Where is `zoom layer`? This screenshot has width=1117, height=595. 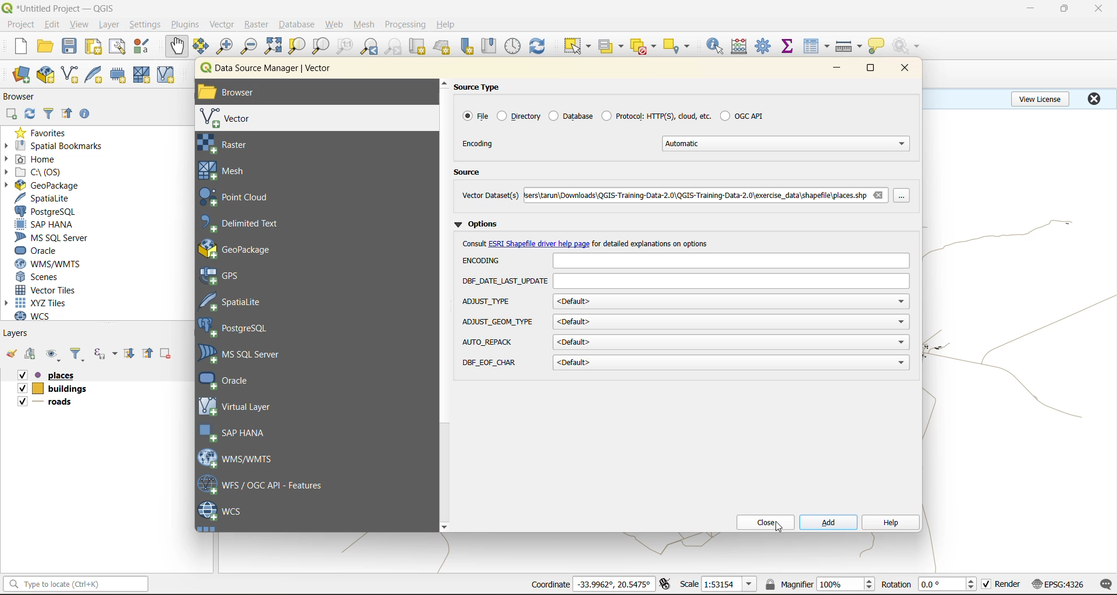
zoom layer is located at coordinates (321, 48).